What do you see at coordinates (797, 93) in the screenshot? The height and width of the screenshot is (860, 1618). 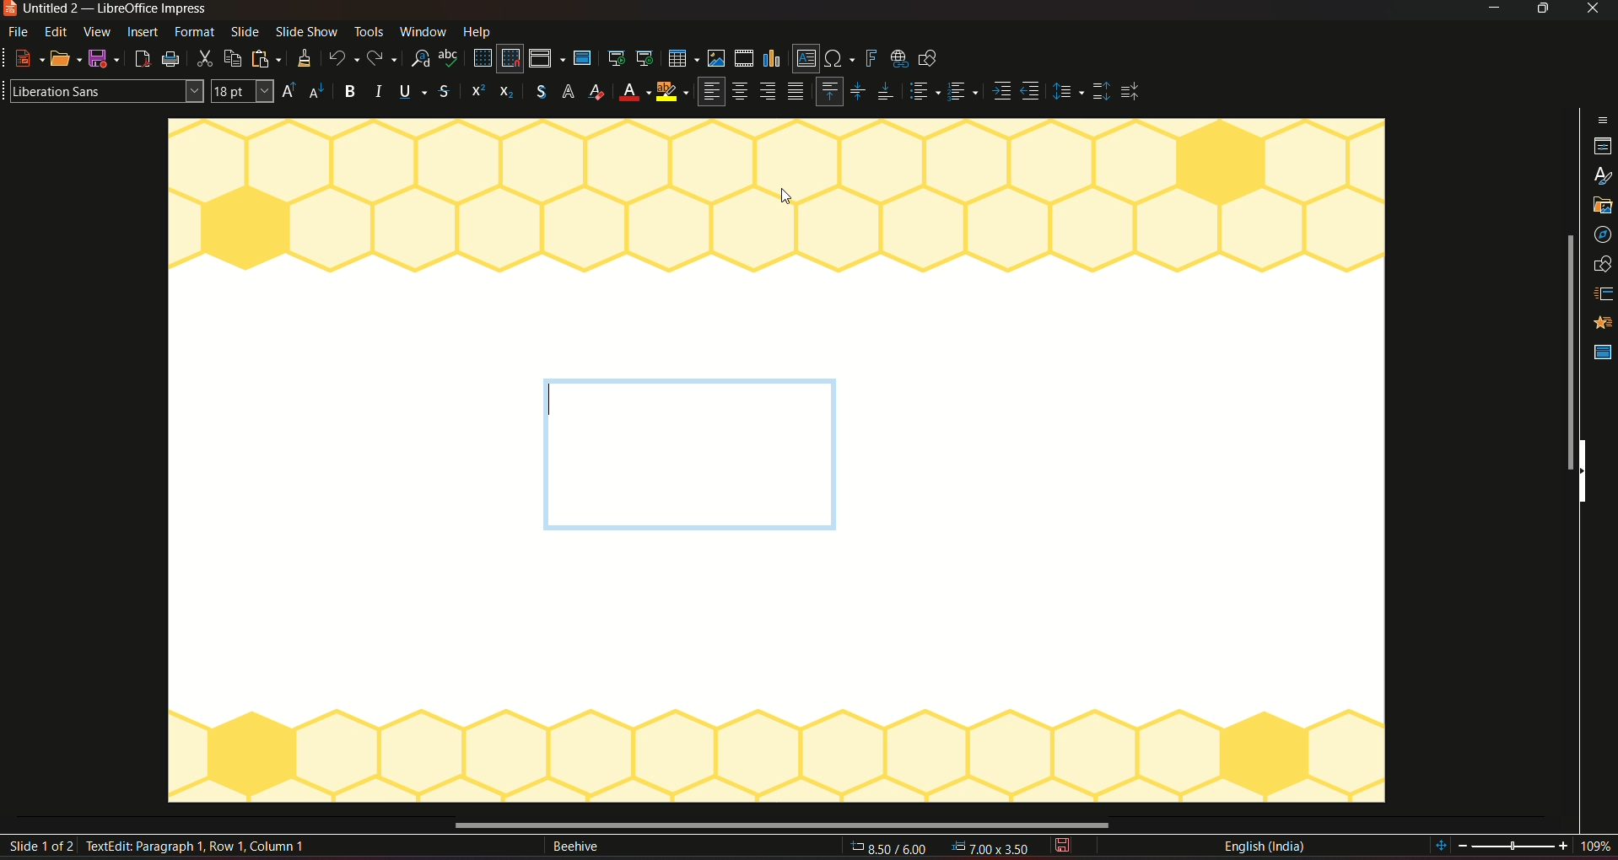 I see `paragraph` at bounding box center [797, 93].